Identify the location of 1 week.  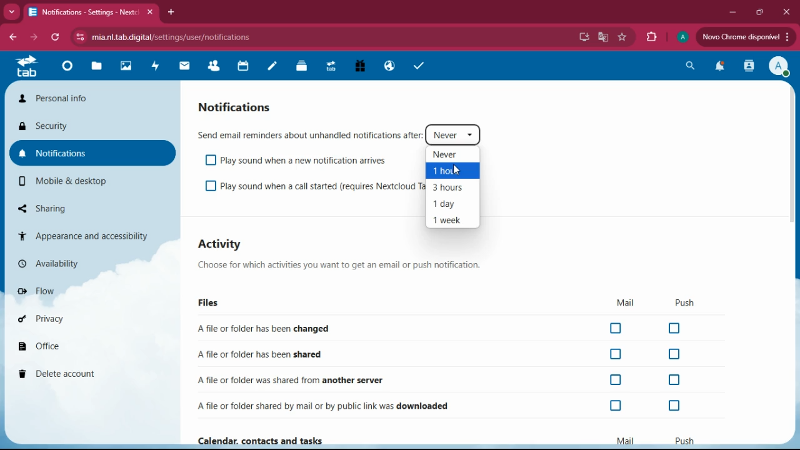
(451, 219).